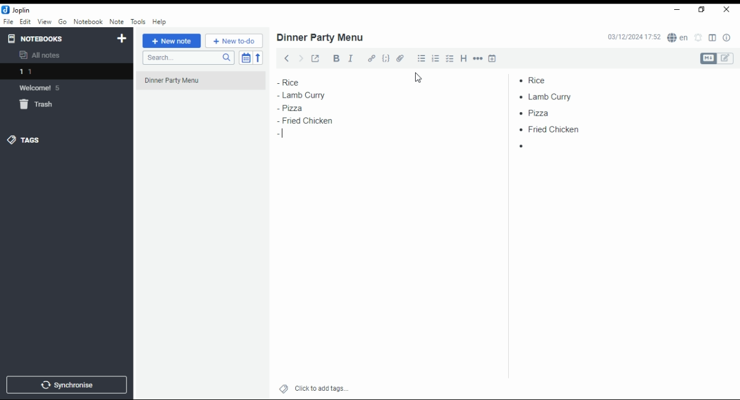 This screenshot has width=740, height=400. Describe the element at coordinates (351, 58) in the screenshot. I see `italics` at that location.